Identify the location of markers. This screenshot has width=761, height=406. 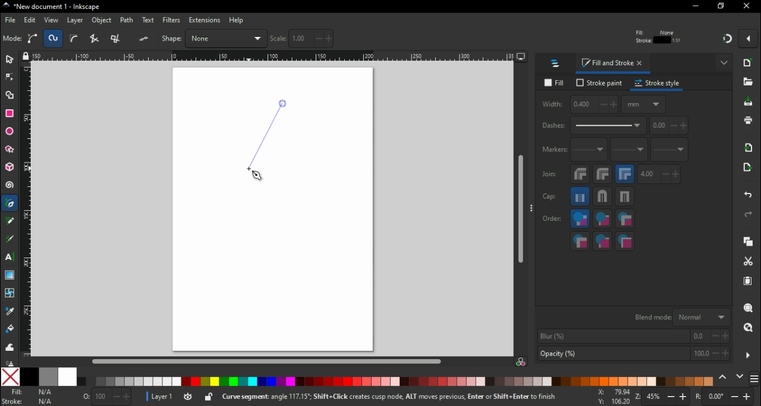
(554, 152).